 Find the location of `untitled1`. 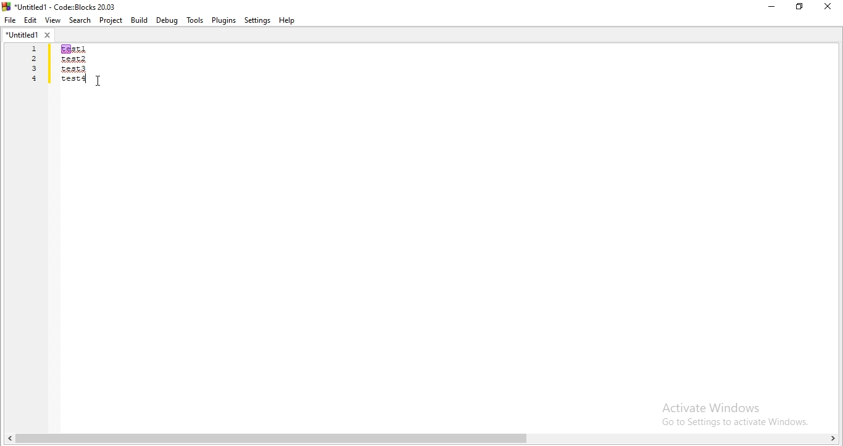

untitled1 is located at coordinates (28, 34).